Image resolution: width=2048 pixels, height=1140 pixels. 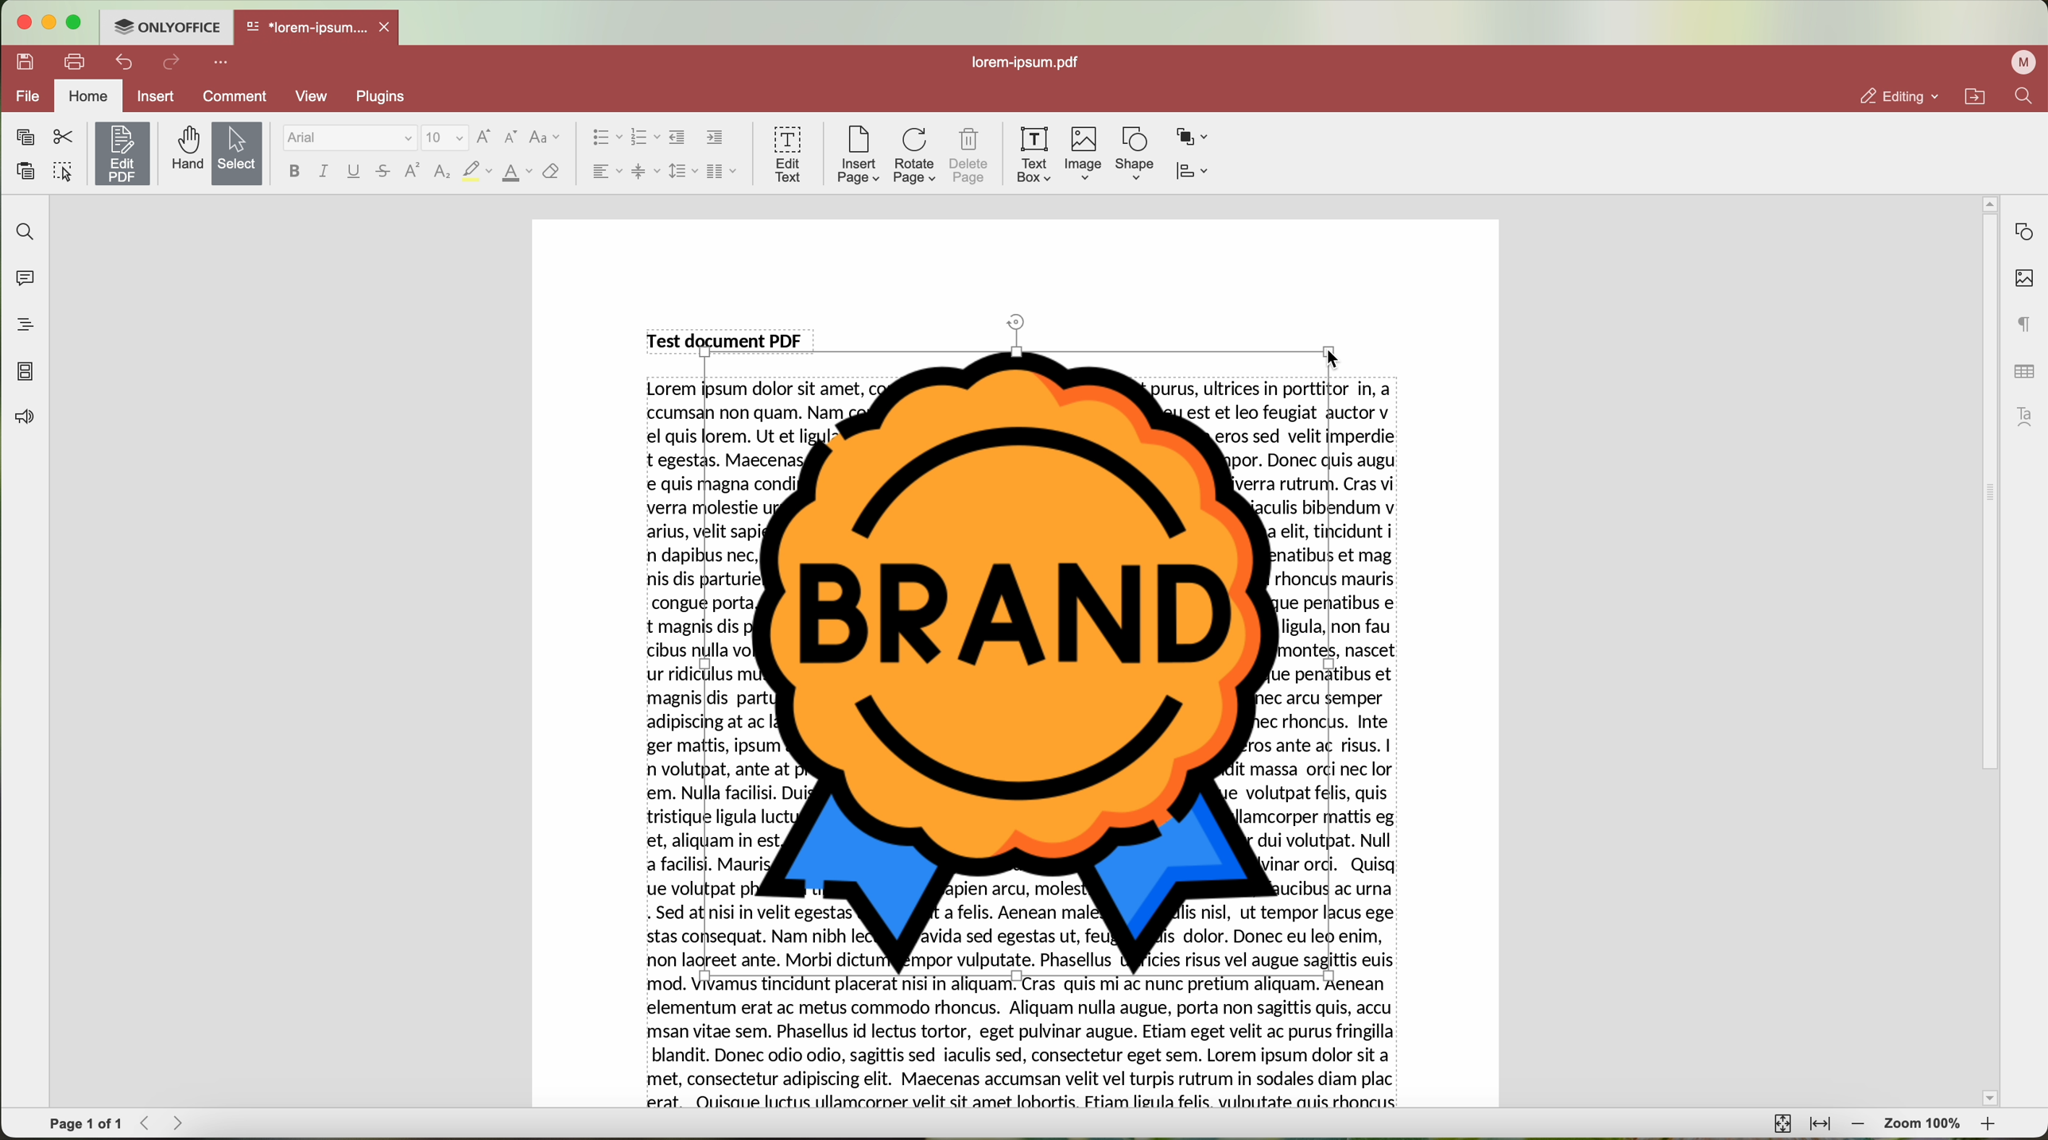 What do you see at coordinates (21, 276) in the screenshot?
I see `comments` at bounding box center [21, 276].